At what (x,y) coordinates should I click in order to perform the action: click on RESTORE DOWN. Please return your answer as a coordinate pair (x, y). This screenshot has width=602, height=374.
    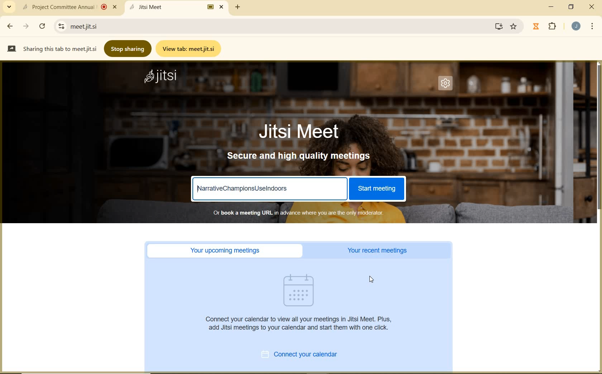
    Looking at the image, I should click on (571, 7).